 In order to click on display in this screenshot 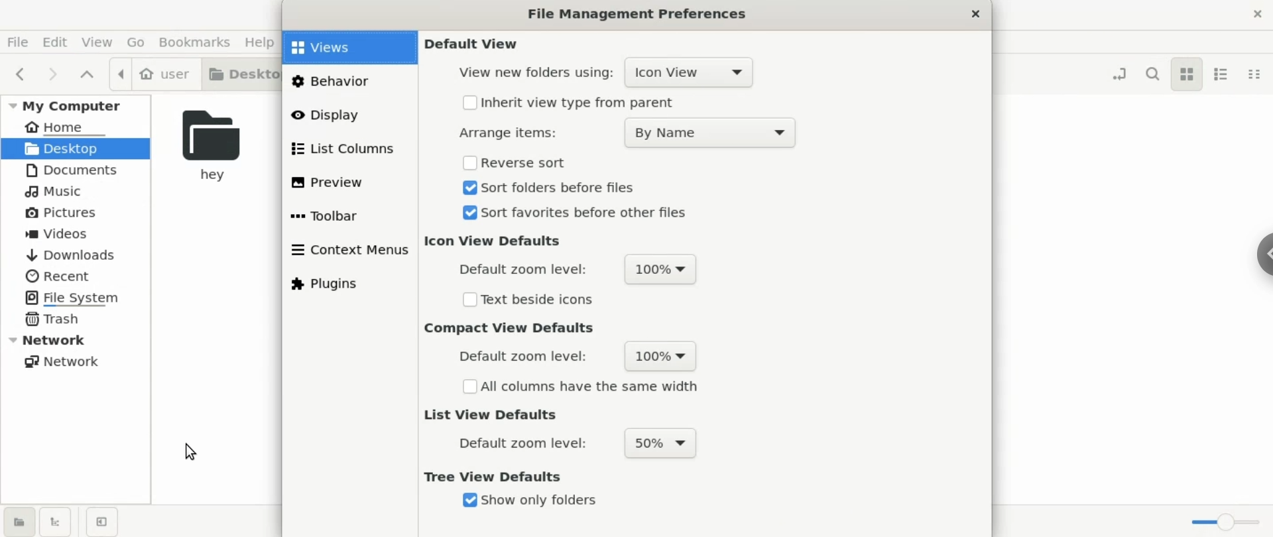, I will do `click(327, 115)`.